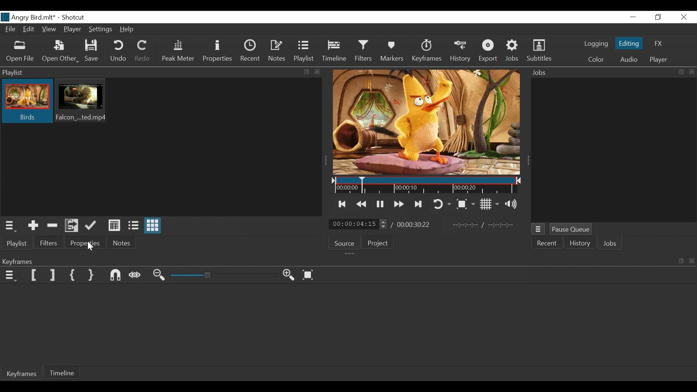 This screenshot has height=392, width=697. What do you see at coordinates (657, 61) in the screenshot?
I see `player` at bounding box center [657, 61].